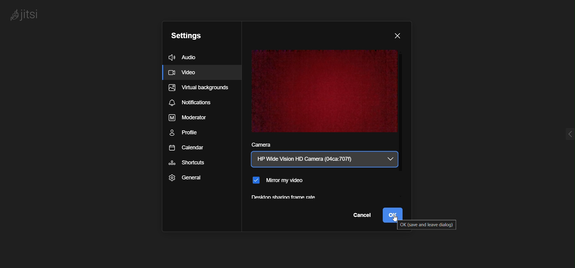 The image size is (575, 268). What do you see at coordinates (187, 163) in the screenshot?
I see `shortcuts` at bounding box center [187, 163].